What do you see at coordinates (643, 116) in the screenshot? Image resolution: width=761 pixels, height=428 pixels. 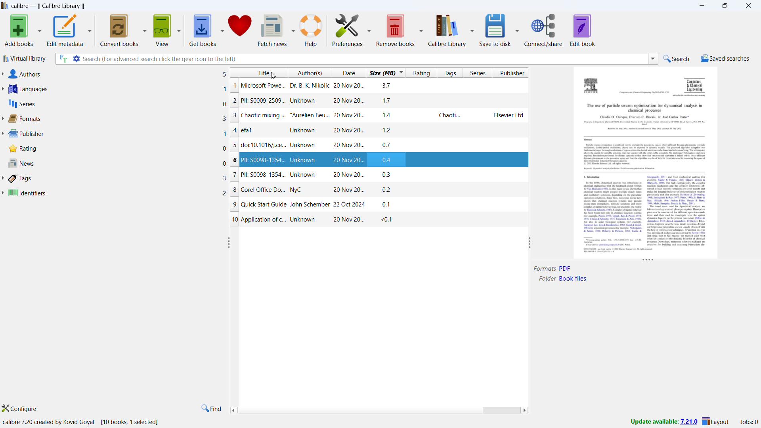 I see `` at bounding box center [643, 116].